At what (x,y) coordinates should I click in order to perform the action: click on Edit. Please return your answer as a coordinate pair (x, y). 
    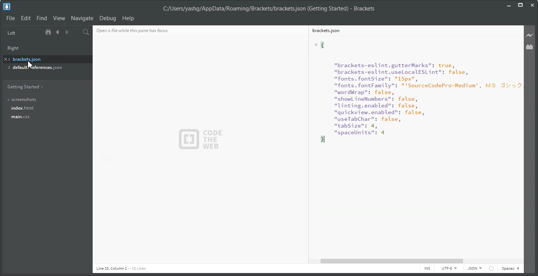
    Looking at the image, I should click on (26, 18).